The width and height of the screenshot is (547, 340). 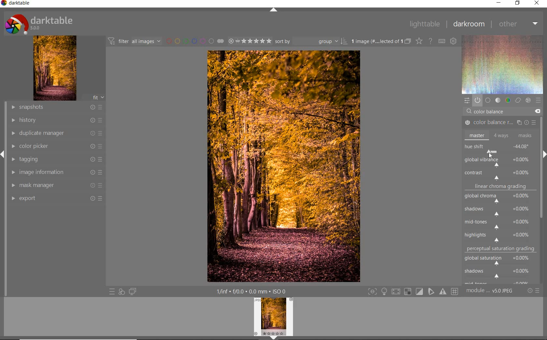 I want to click on toggle modes, so click(x=412, y=291).